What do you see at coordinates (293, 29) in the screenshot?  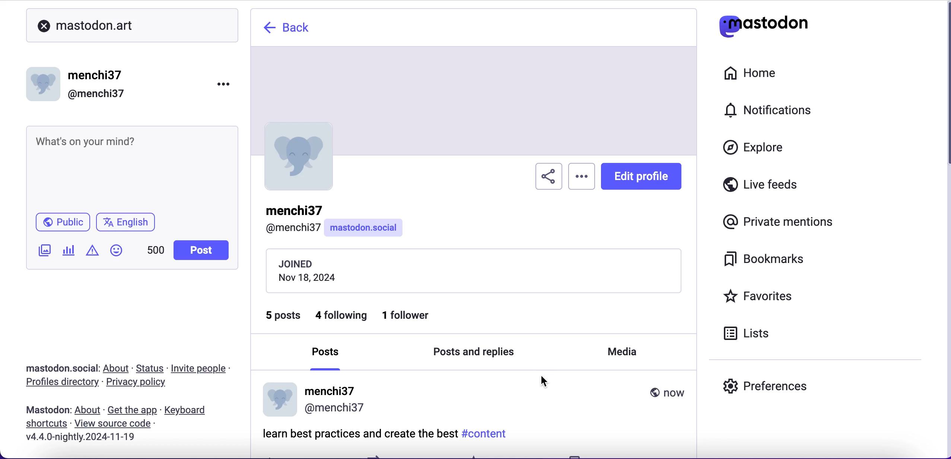 I see `back` at bounding box center [293, 29].